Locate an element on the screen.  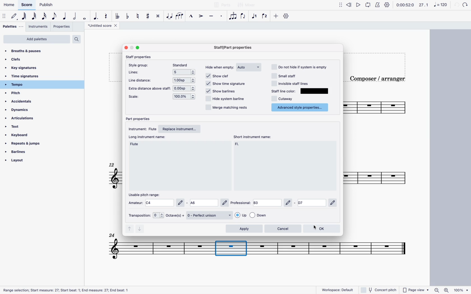
play is located at coordinates (358, 5).